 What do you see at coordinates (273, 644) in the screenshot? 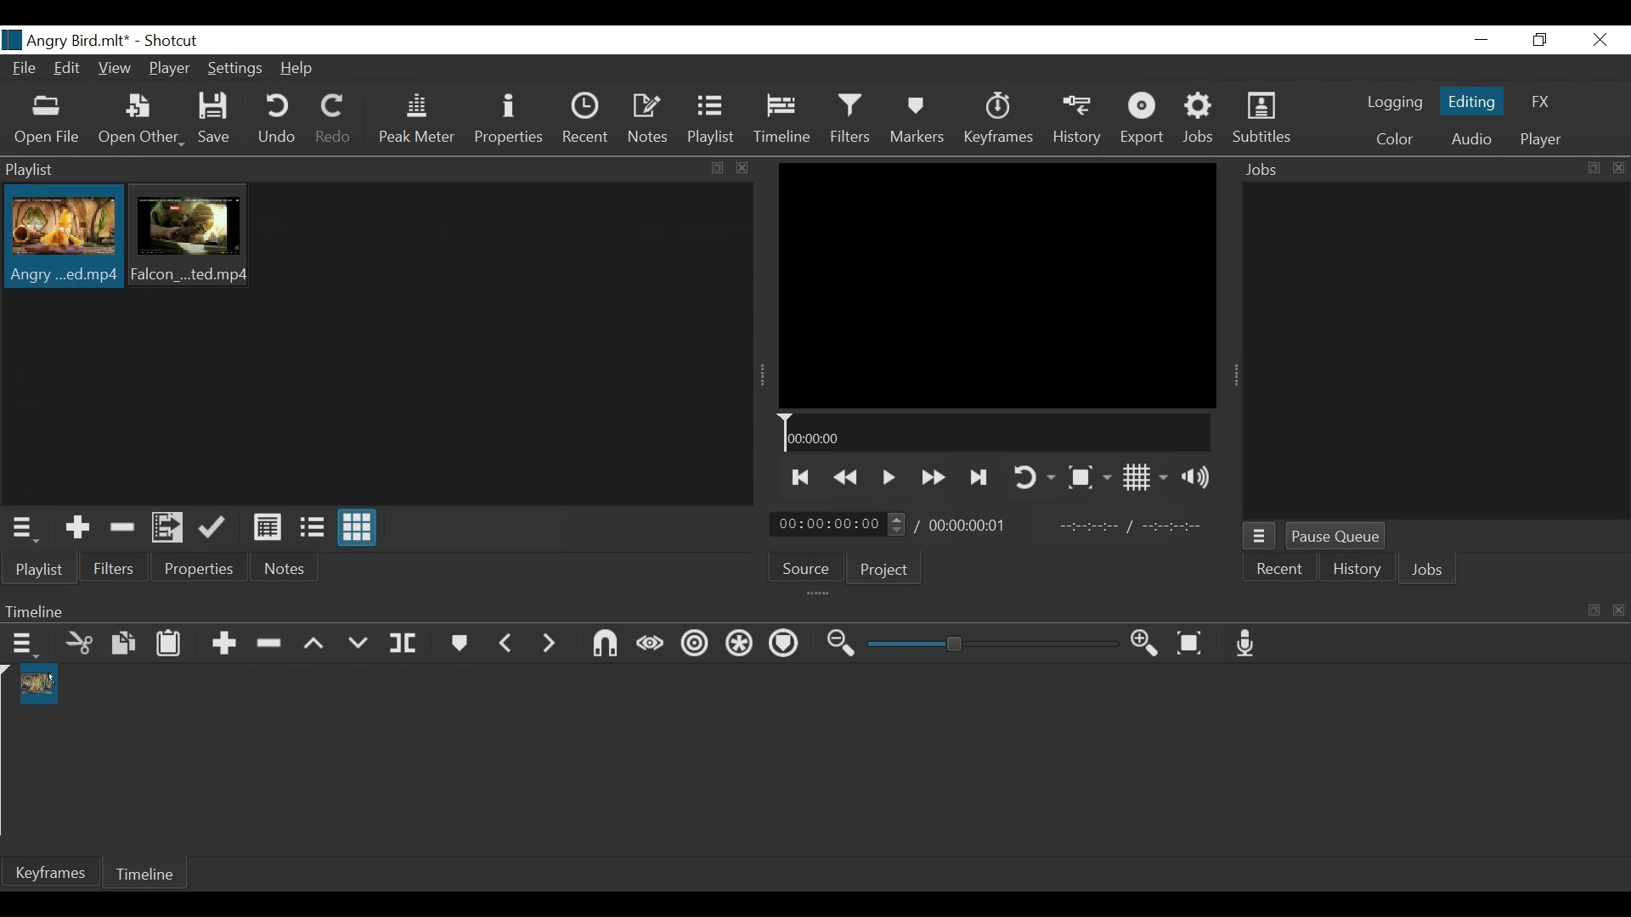
I see `Ripple Delete` at bounding box center [273, 644].